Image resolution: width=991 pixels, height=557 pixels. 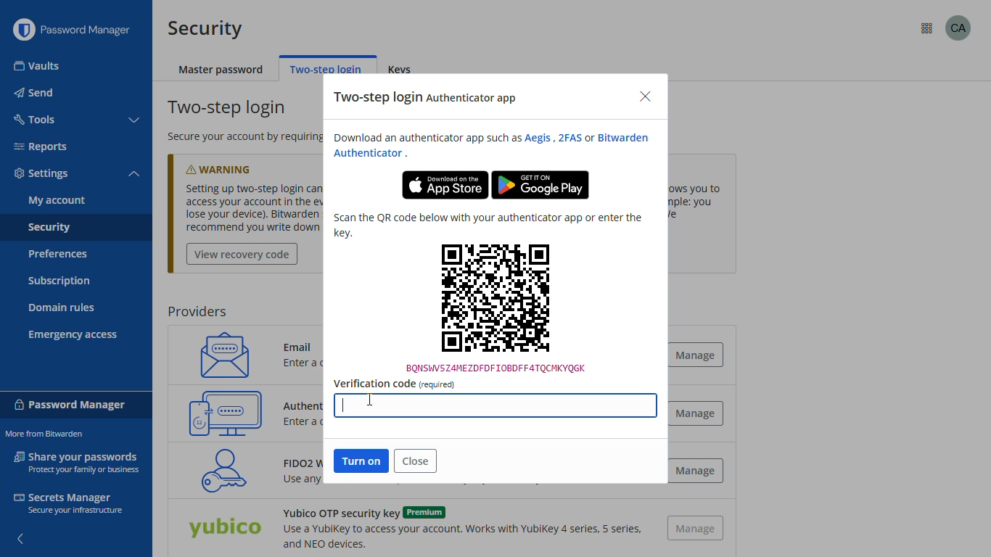 I want to click on preferences, so click(x=57, y=254).